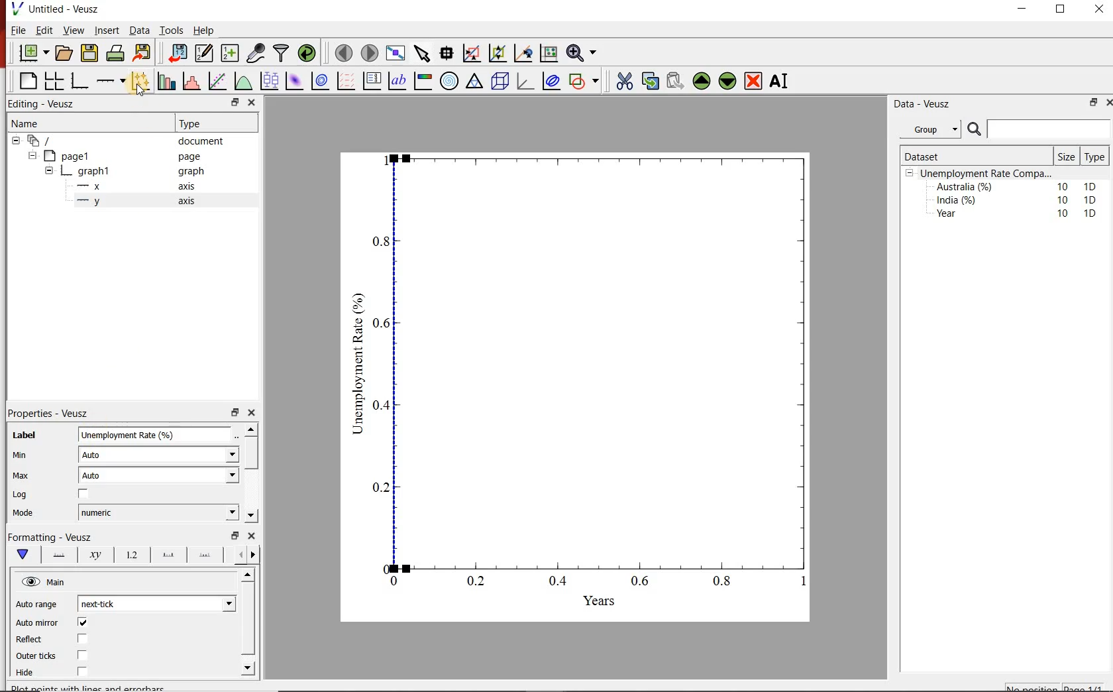 The width and height of the screenshot is (1113, 692). Describe the element at coordinates (82, 671) in the screenshot. I see `checkbox` at that location.